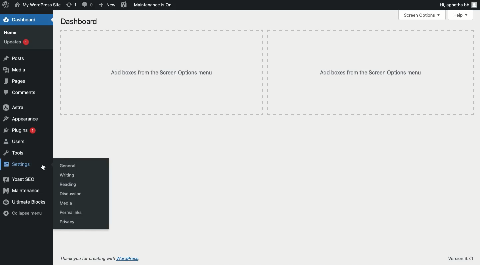 This screenshot has width=480, height=265. Describe the element at coordinates (22, 119) in the screenshot. I see `Appearance` at that location.